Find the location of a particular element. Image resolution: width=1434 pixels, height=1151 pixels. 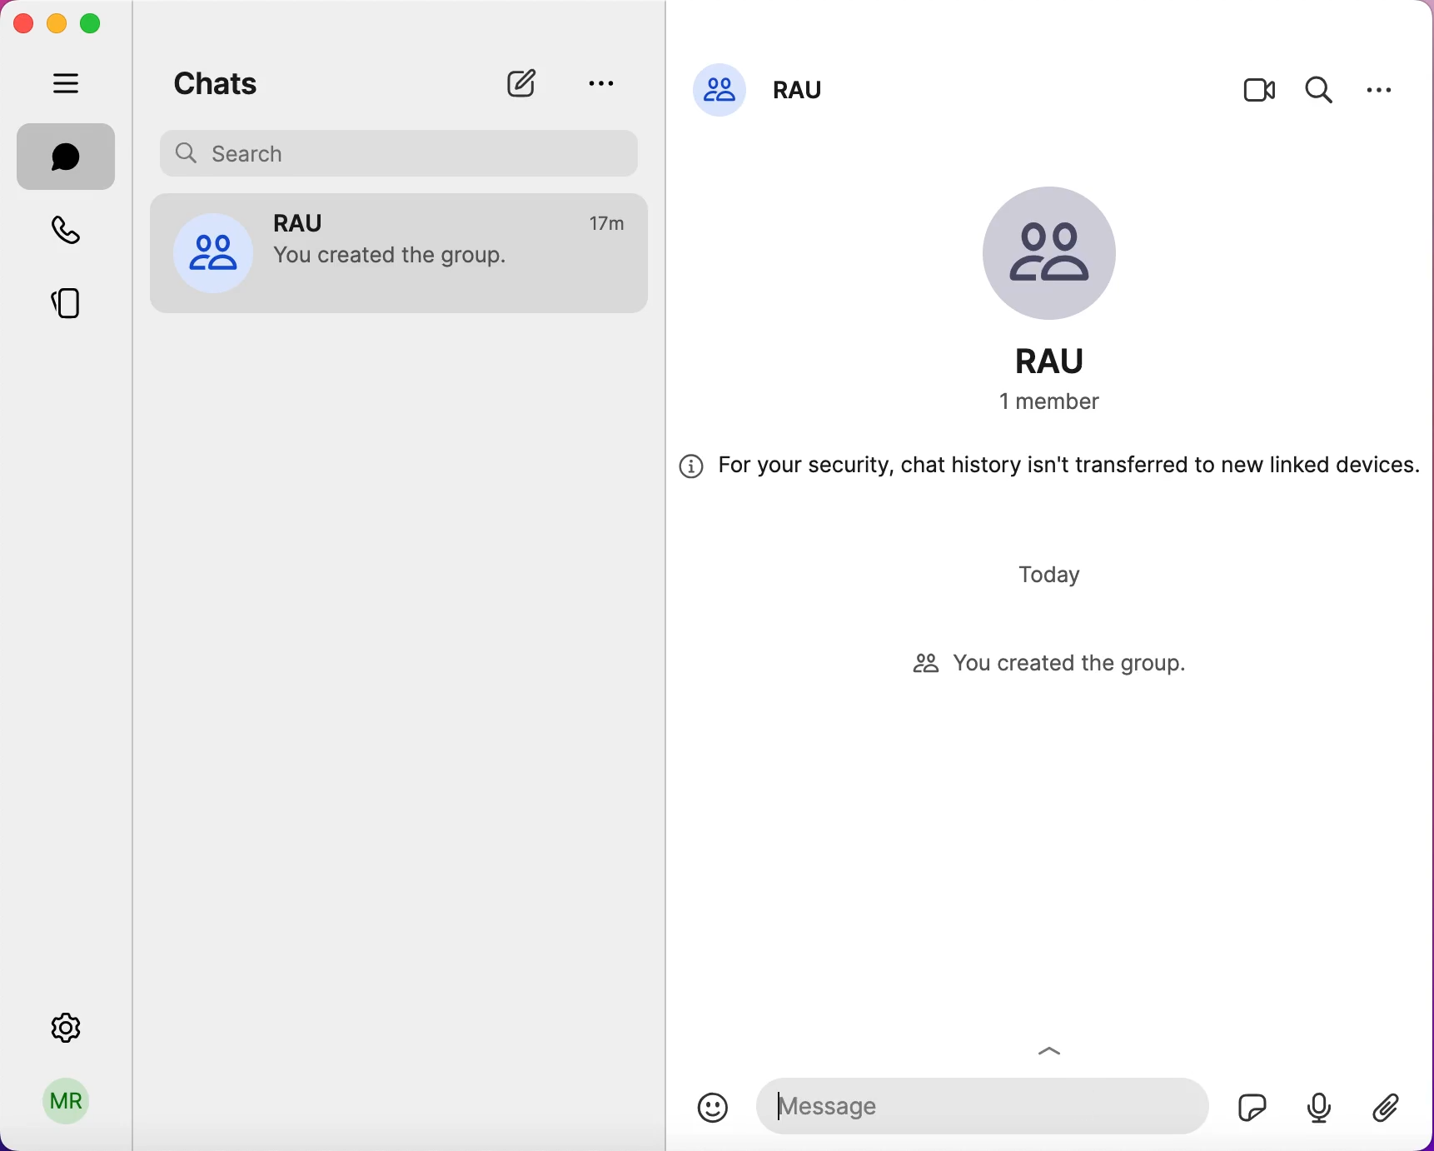

today is located at coordinates (1054, 574).